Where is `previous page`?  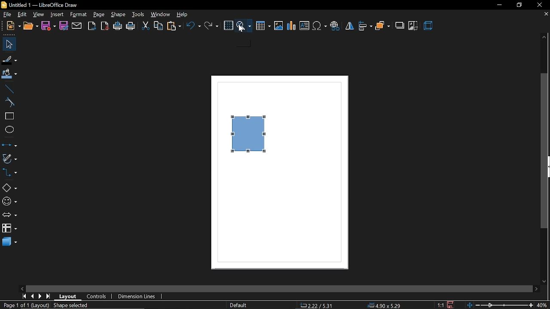 previous page is located at coordinates (33, 296).